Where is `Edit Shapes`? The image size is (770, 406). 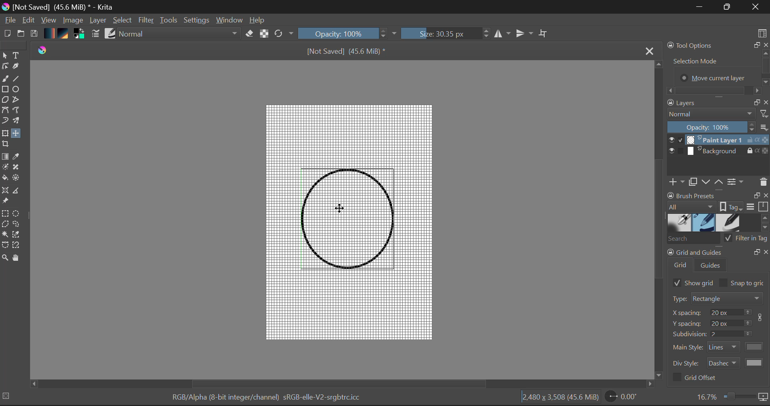 Edit Shapes is located at coordinates (6, 67).